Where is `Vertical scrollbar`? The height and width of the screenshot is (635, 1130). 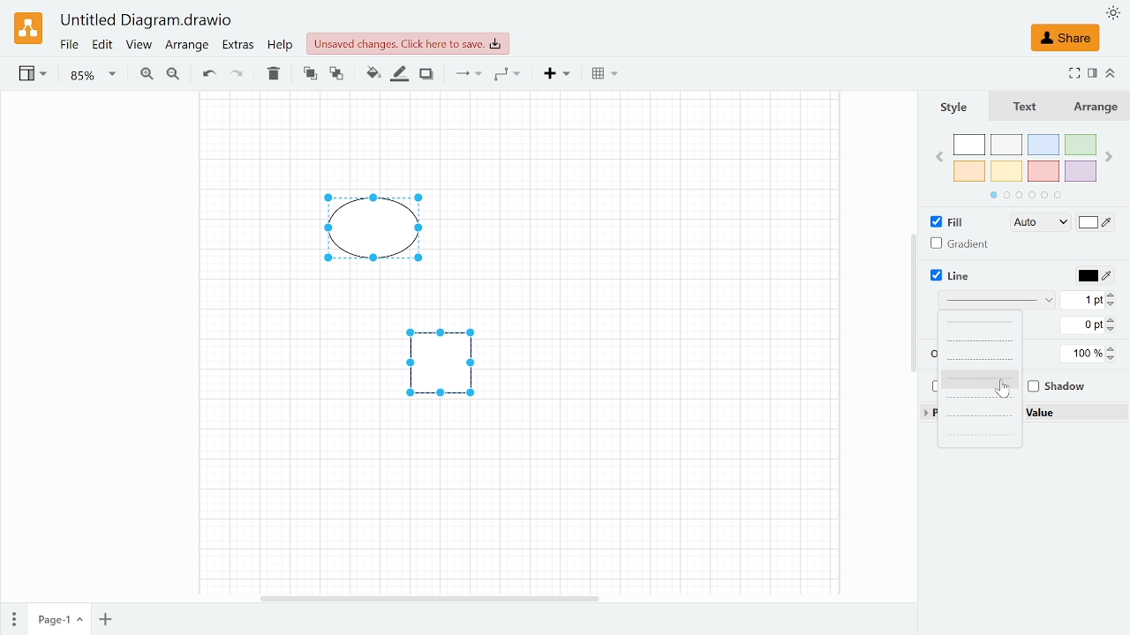
Vertical scrollbar is located at coordinates (913, 303).